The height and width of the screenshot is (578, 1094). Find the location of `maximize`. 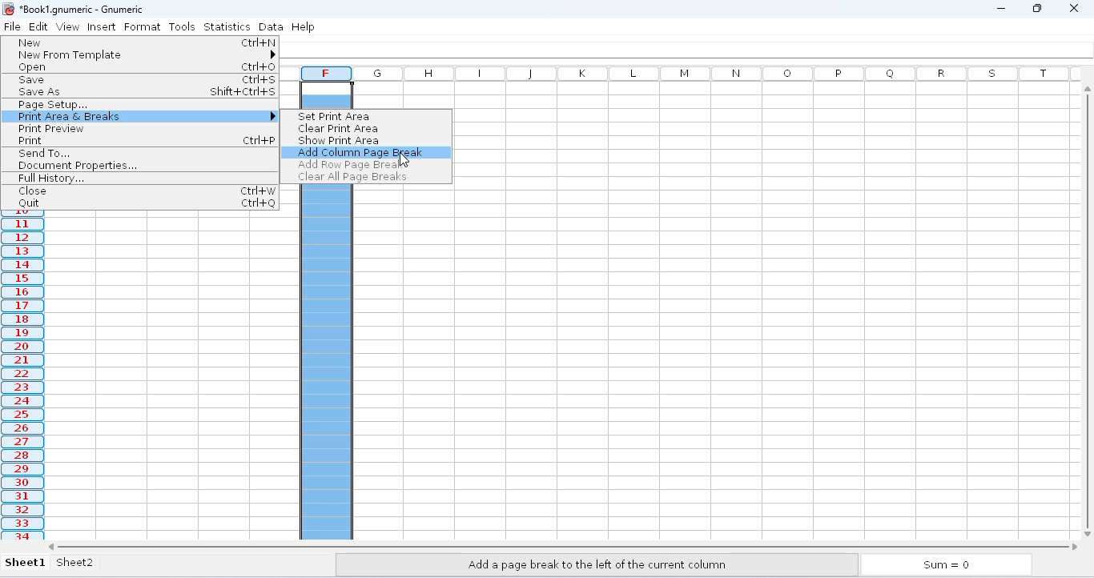

maximize is located at coordinates (1036, 8).